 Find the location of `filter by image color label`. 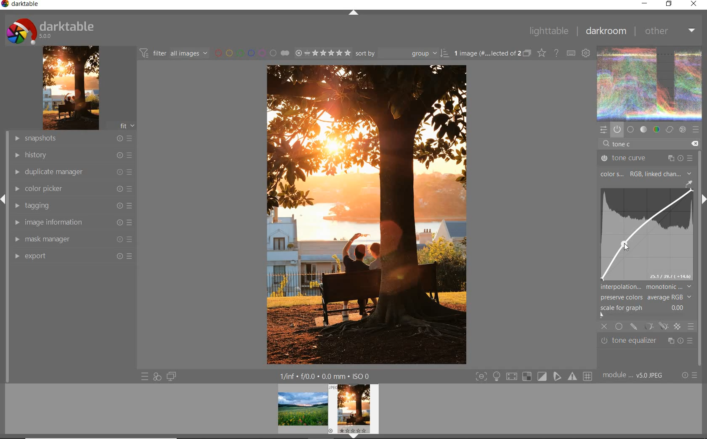

filter by image color label is located at coordinates (253, 53).